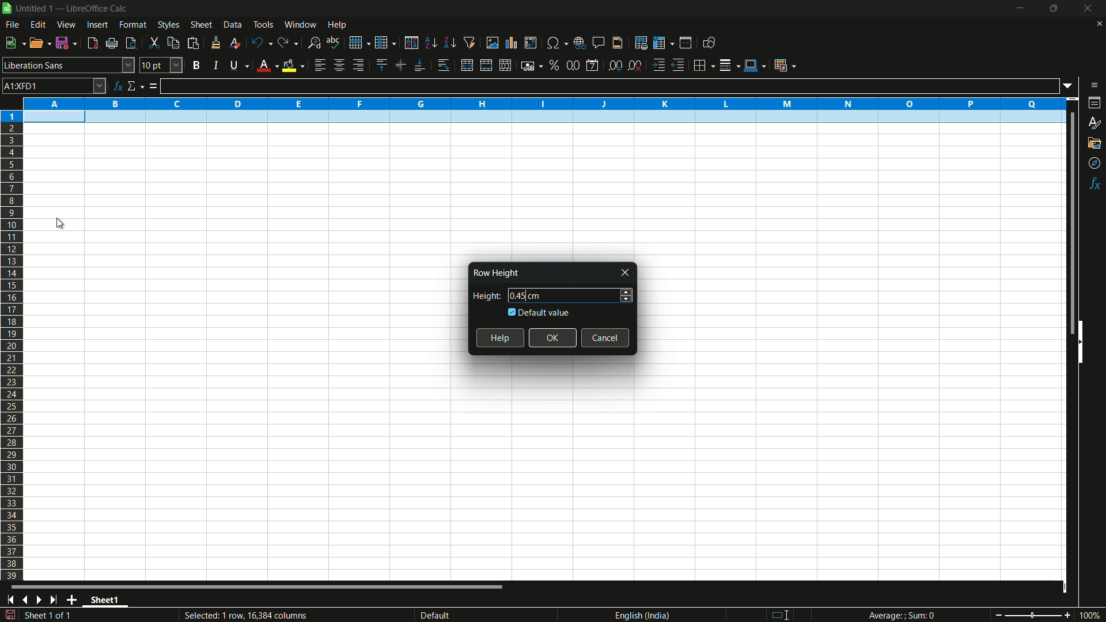  Describe the element at coordinates (14, 43) in the screenshot. I see `new file` at that location.